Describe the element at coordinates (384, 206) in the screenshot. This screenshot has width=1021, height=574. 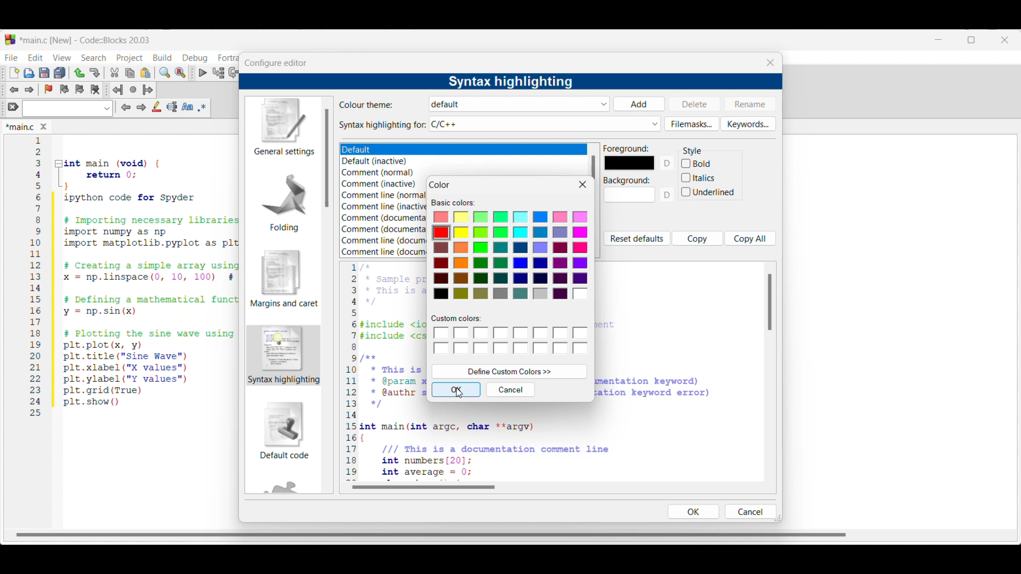
I see `Comment line (inactive` at that location.